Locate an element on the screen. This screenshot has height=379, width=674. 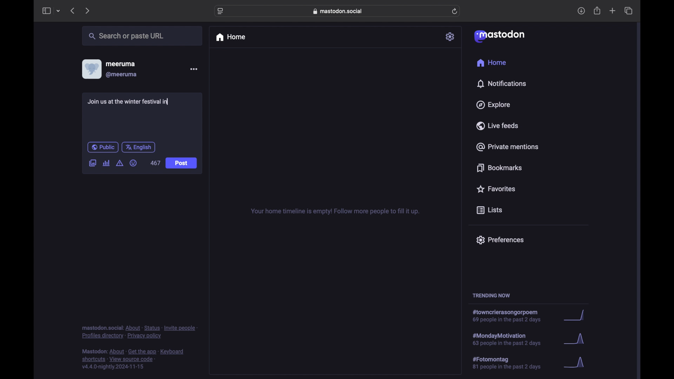
previous is located at coordinates (72, 11).